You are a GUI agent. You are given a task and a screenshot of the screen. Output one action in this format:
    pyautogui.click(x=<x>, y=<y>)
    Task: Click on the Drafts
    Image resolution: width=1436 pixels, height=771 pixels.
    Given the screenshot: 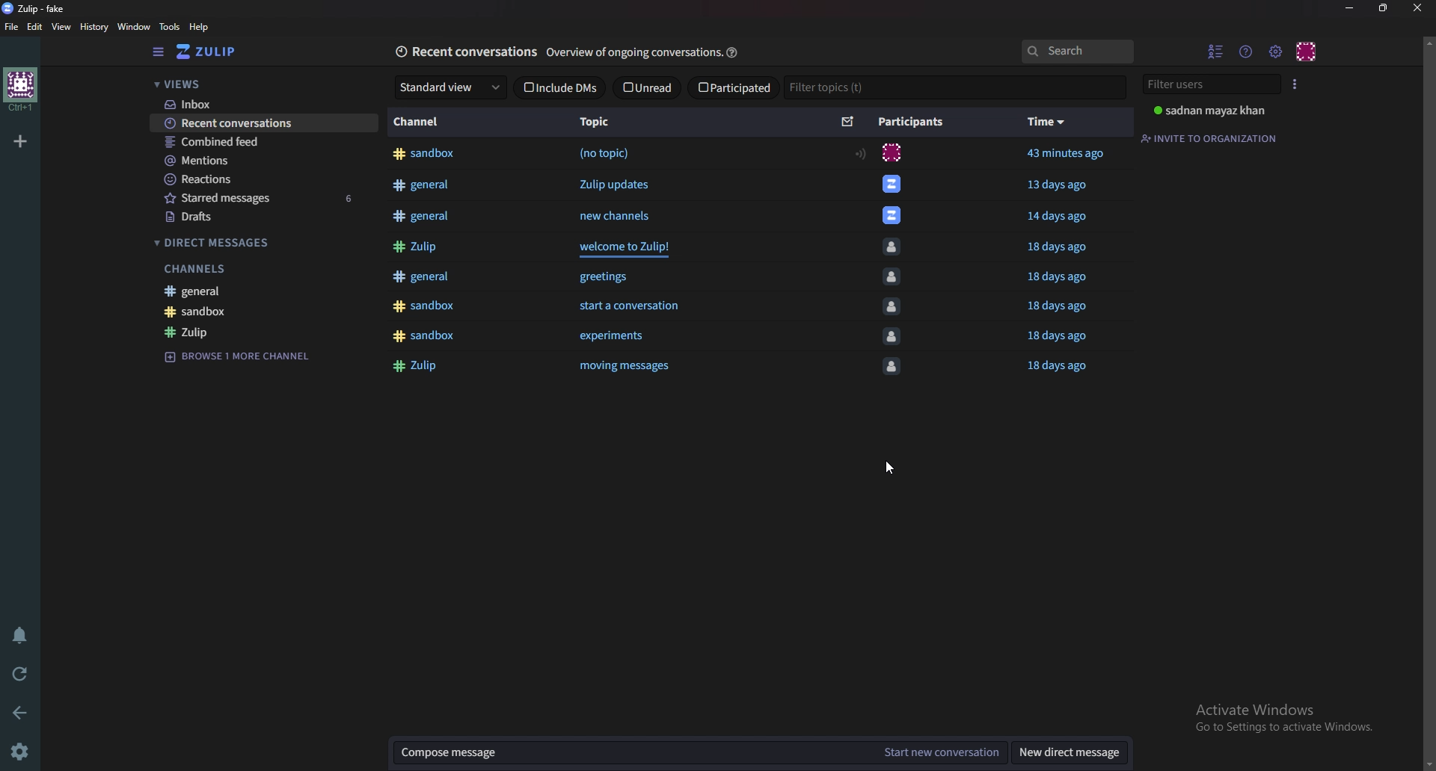 What is the action you would take?
    pyautogui.click(x=263, y=217)
    